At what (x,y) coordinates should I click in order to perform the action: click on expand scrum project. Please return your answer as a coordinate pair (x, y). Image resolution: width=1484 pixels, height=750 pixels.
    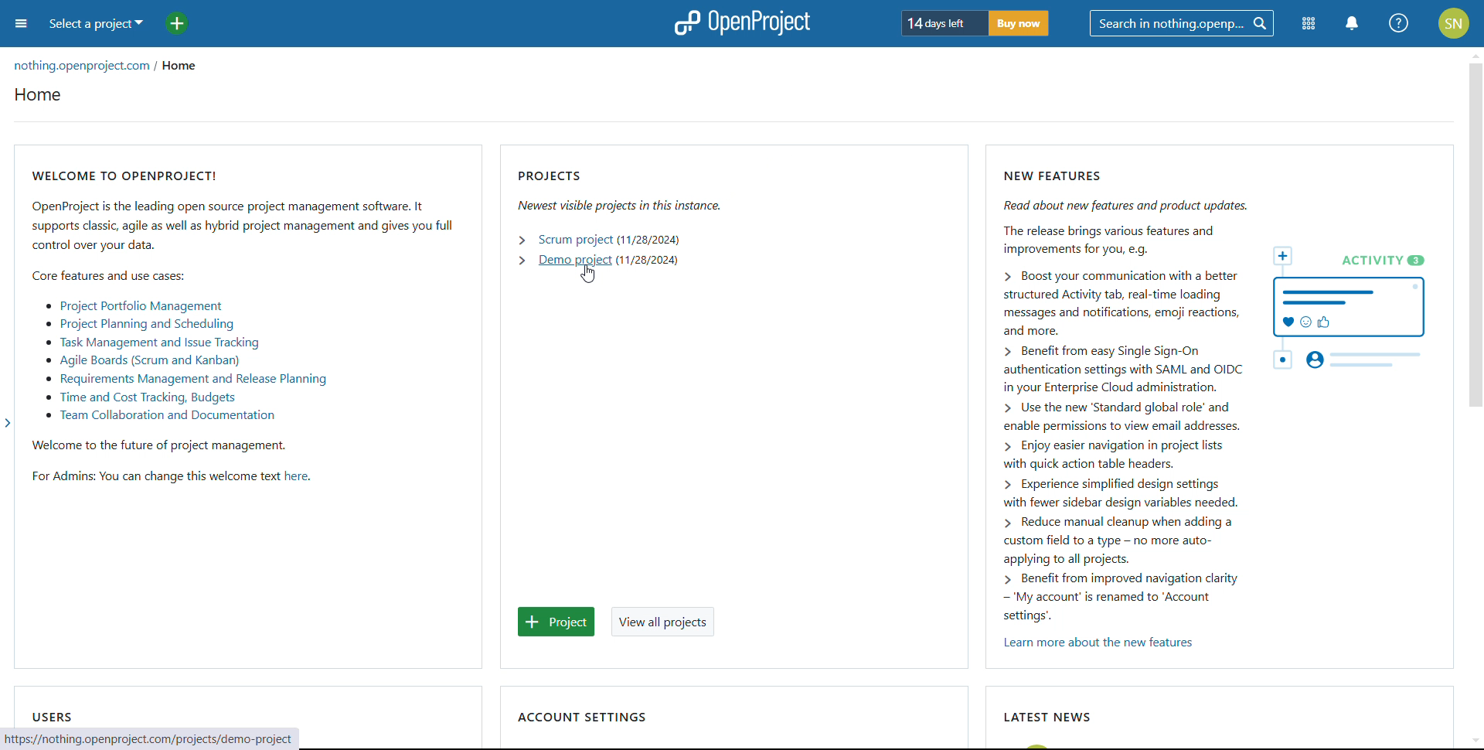
    Looking at the image, I should click on (522, 239).